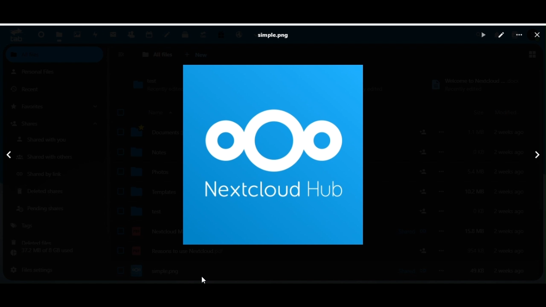 The width and height of the screenshot is (546, 307). I want to click on Slideshow, so click(483, 35).